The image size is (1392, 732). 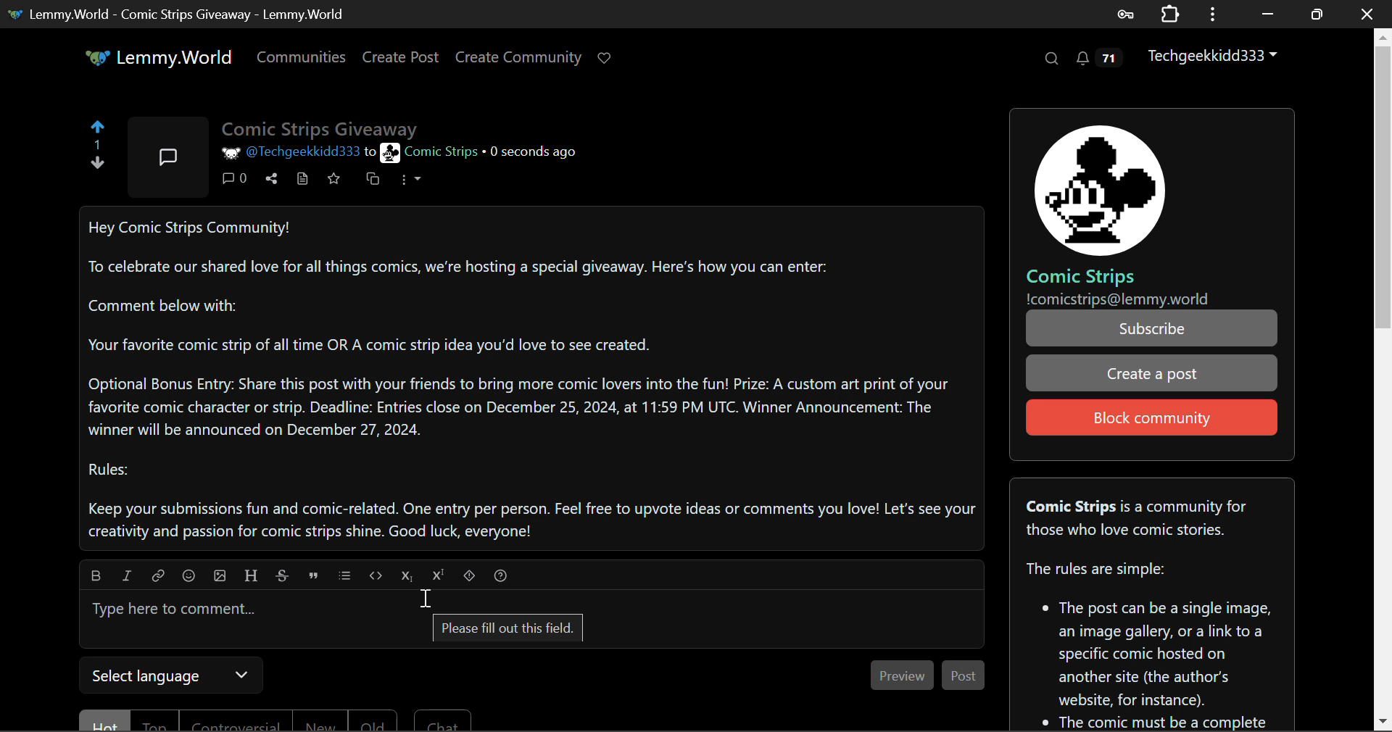 What do you see at coordinates (1151, 328) in the screenshot?
I see `Subscribe` at bounding box center [1151, 328].